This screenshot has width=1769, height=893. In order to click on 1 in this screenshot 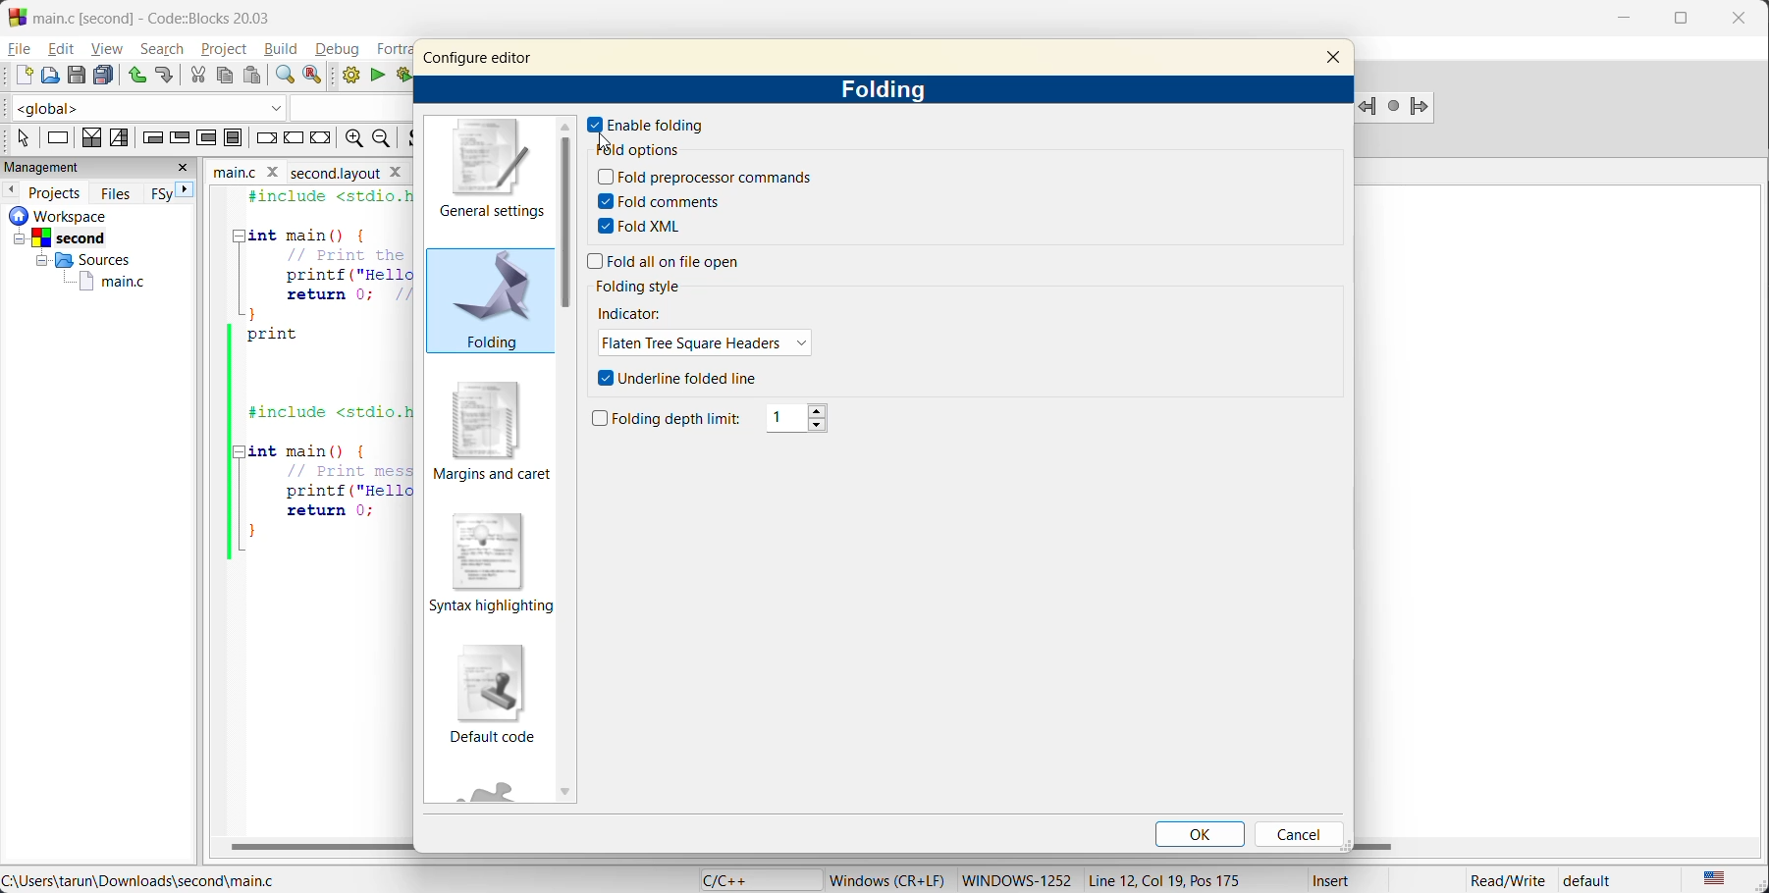, I will do `click(807, 416)`.